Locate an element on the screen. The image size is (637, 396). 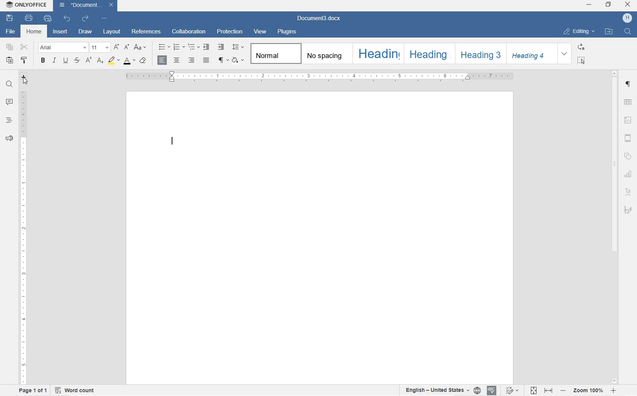
SET TEXT OR DOCUMENT LANGUAGE is located at coordinates (440, 390).